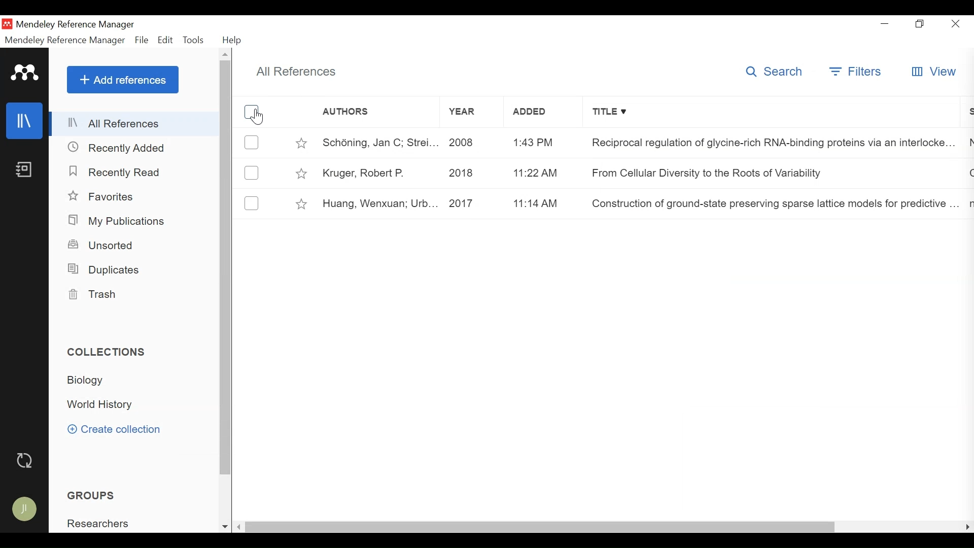  What do you see at coordinates (967, 528) in the screenshot?
I see `Scroll Right` at bounding box center [967, 528].